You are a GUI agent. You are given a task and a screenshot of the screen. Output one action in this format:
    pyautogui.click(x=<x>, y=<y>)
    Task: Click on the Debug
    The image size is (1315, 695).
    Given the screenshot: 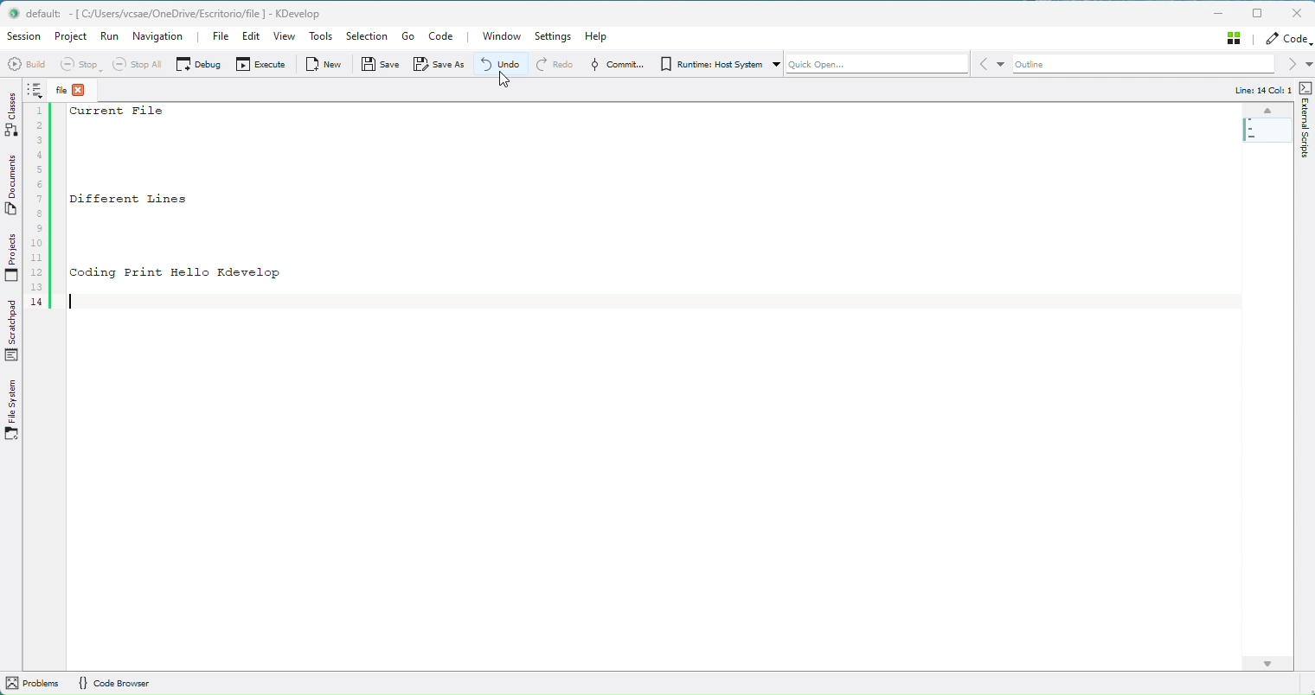 What is the action you would take?
    pyautogui.click(x=200, y=64)
    